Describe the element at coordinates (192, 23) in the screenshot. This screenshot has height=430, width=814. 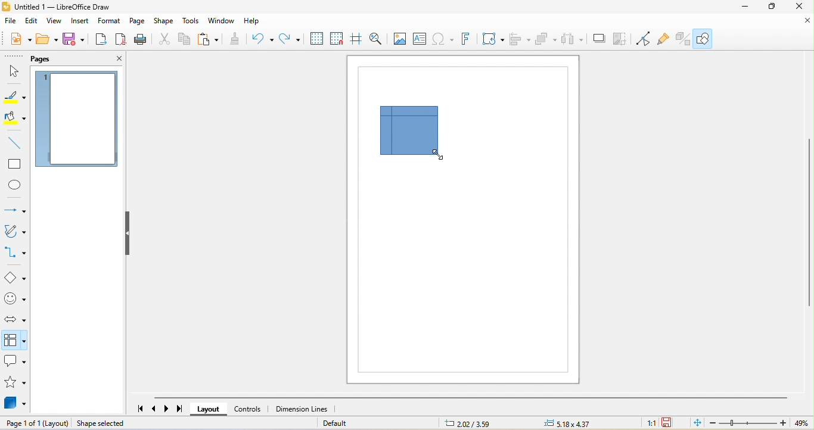
I see `tools` at that location.